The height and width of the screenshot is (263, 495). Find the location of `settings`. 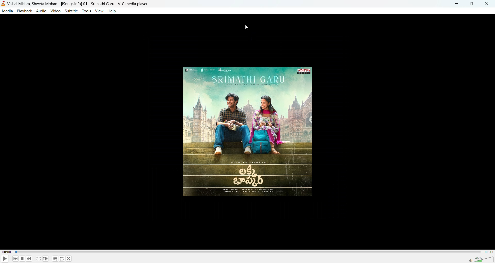

settings is located at coordinates (46, 258).